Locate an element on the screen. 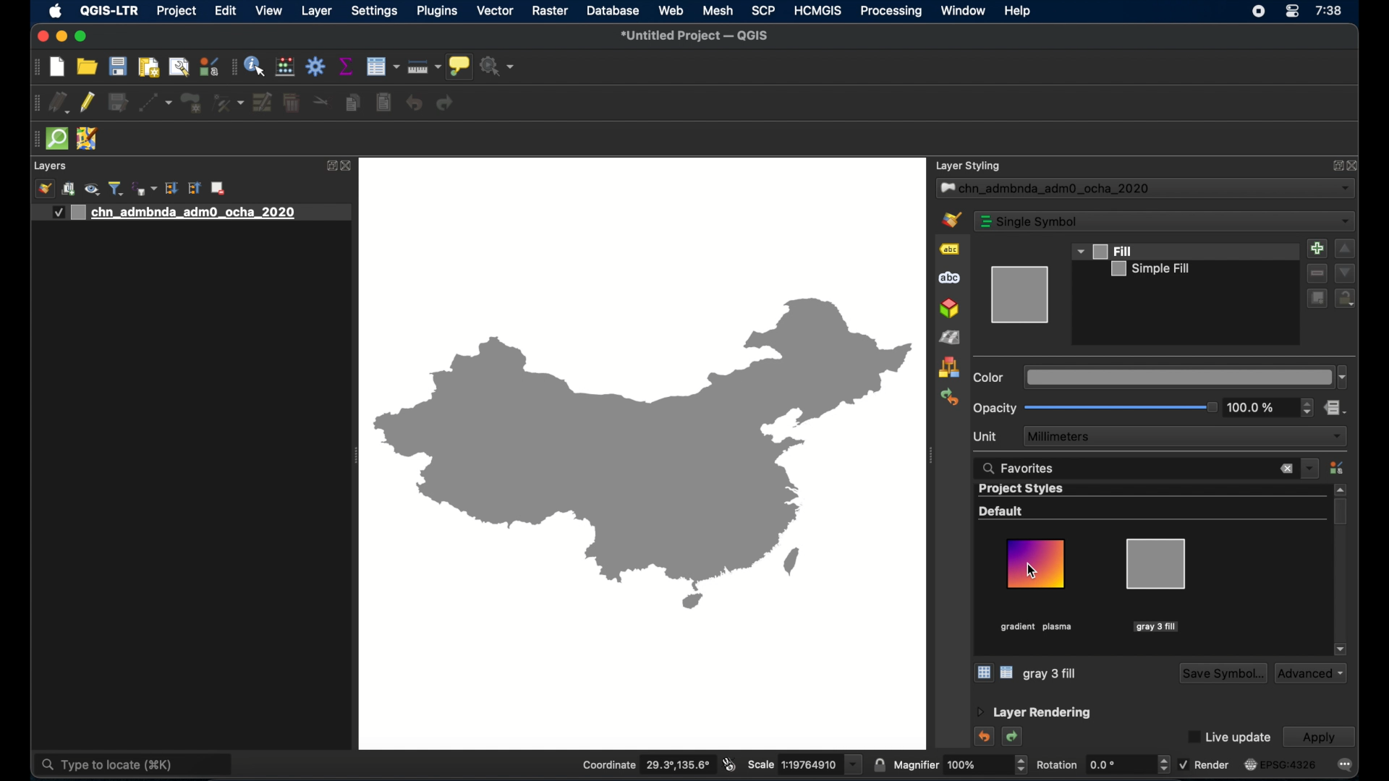  symbology is located at coordinates (950, 220).